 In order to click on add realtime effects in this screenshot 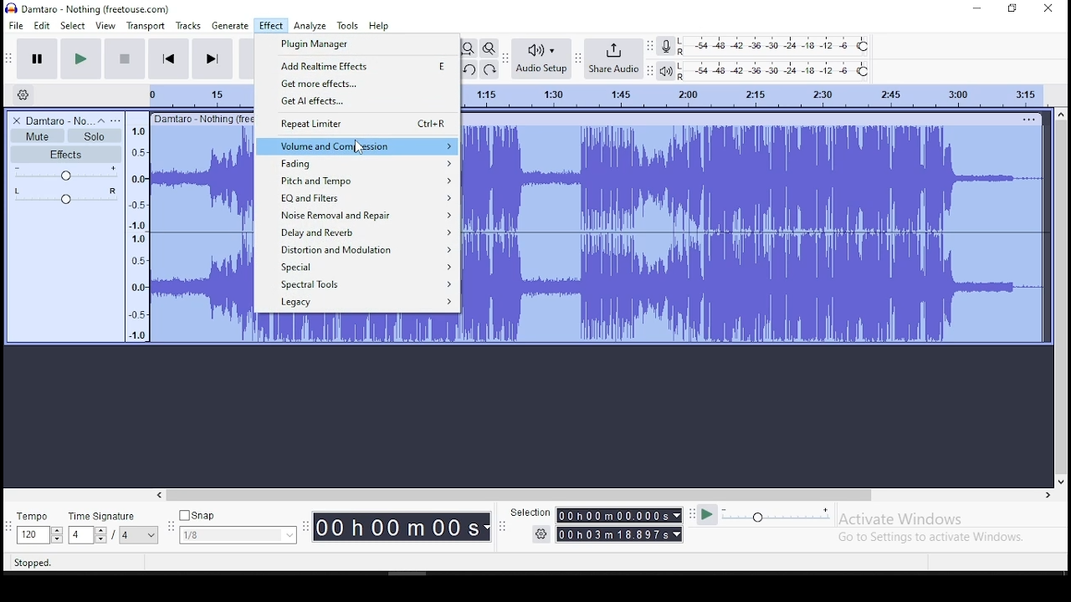, I will do `click(359, 66)`.